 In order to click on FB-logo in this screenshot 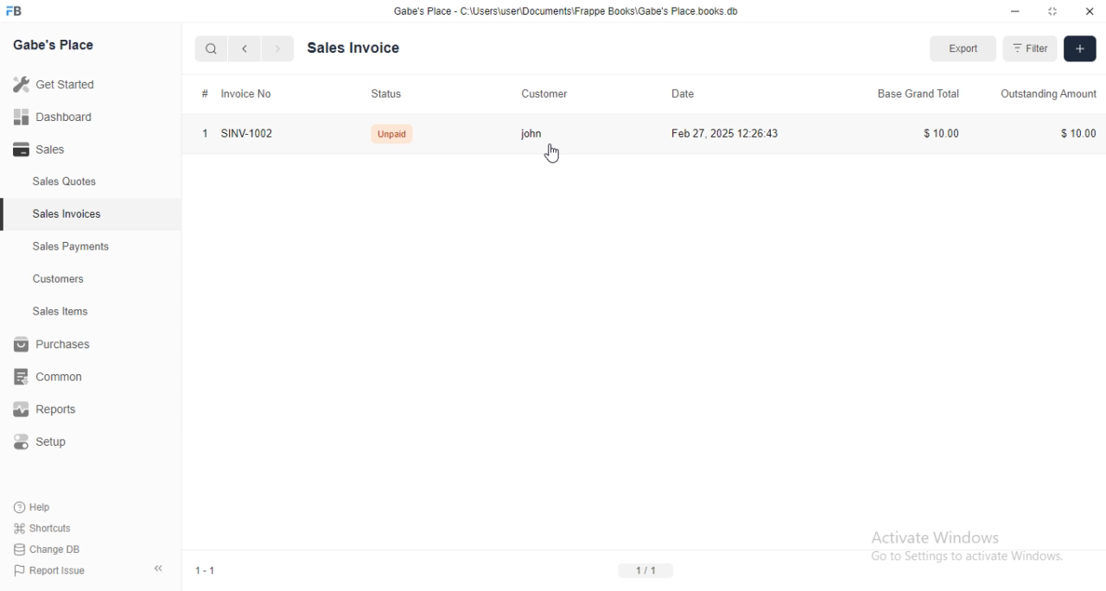, I will do `click(13, 10)`.